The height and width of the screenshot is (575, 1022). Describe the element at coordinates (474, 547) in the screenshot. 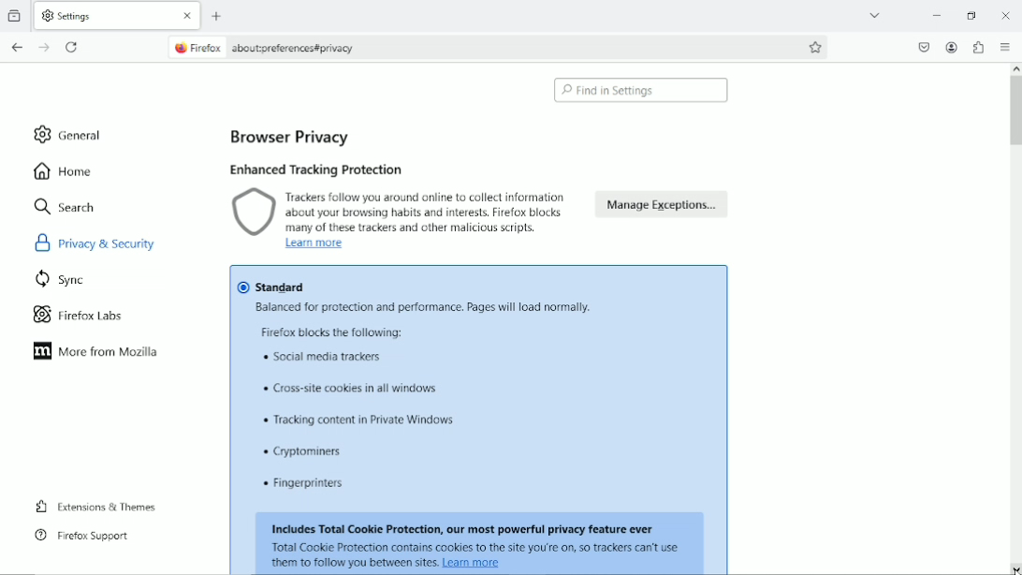

I see `text` at that location.